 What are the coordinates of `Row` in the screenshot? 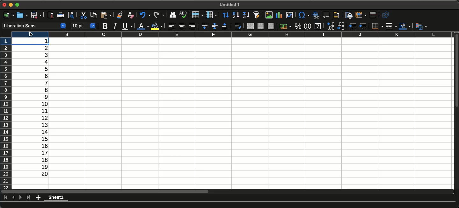 It's located at (196, 15).